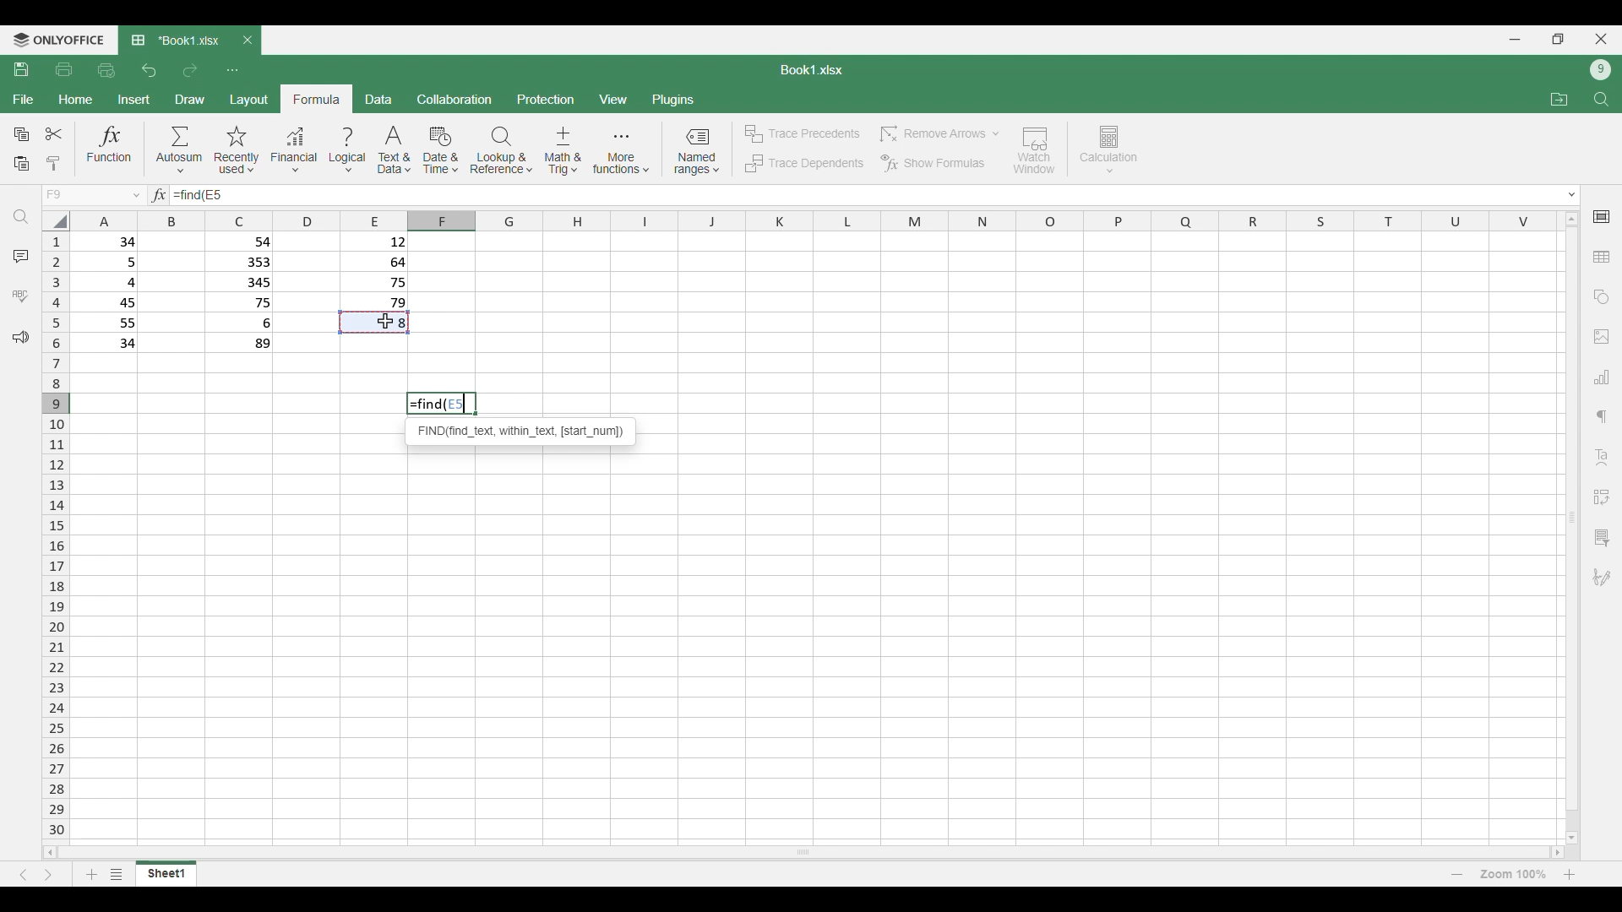 The height and width of the screenshot is (912, 1622). What do you see at coordinates (809, 221) in the screenshot?
I see `Indicates columns` at bounding box center [809, 221].